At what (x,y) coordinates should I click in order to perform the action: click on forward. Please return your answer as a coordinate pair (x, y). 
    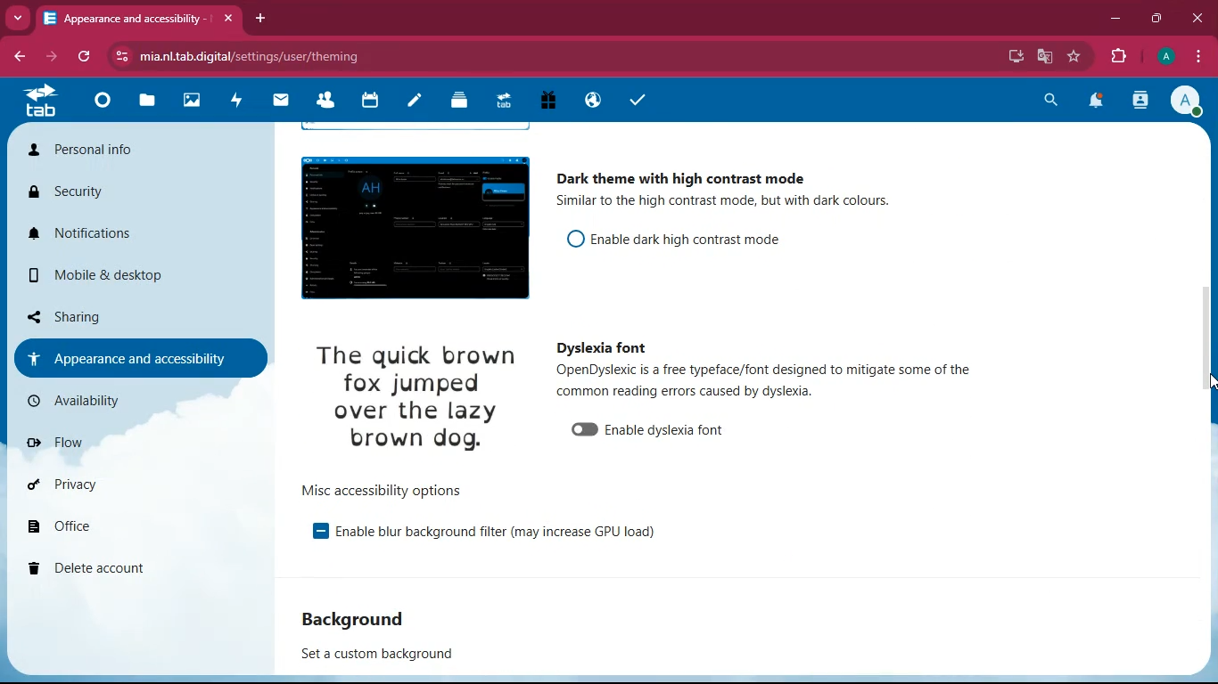
    Looking at the image, I should click on (53, 56).